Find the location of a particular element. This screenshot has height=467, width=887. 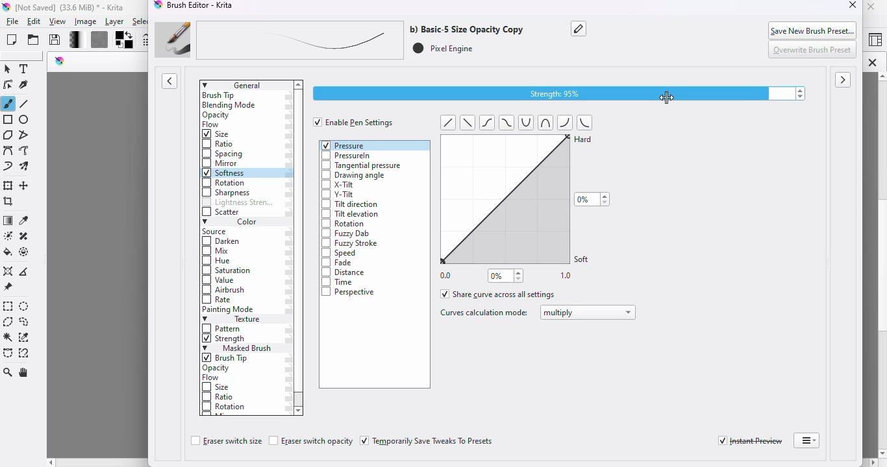

zoom tool is located at coordinates (8, 372).